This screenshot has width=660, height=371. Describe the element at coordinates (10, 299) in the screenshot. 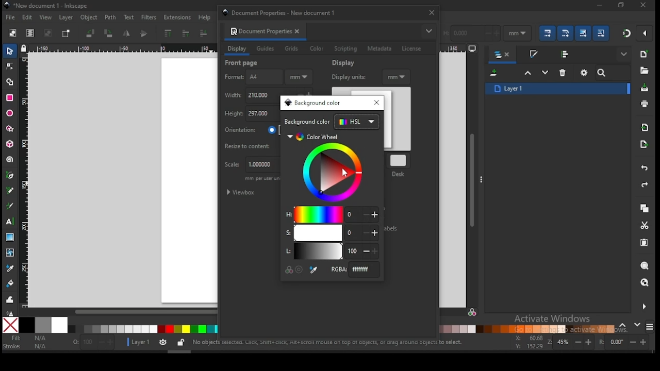

I see `tweak tool` at that location.